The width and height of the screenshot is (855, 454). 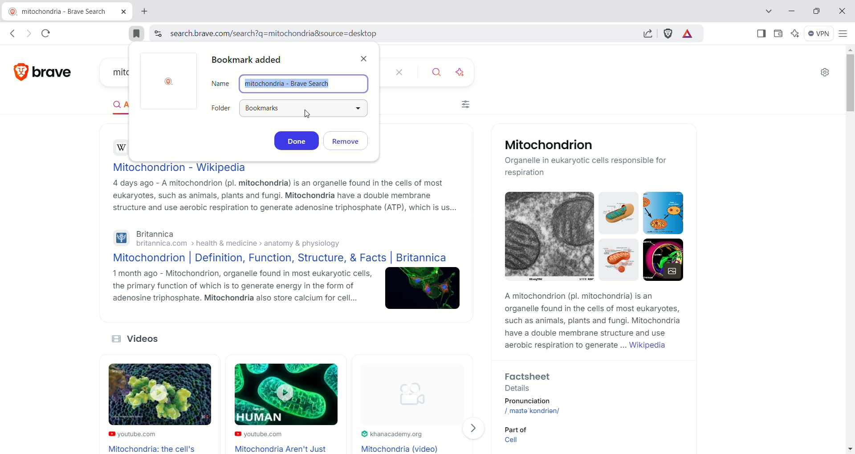 What do you see at coordinates (296, 140) in the screenshot?
I see `done` at bounding box center [296, 140].